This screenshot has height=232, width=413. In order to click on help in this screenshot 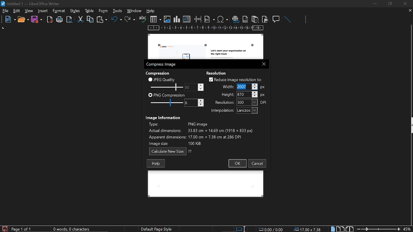, I will do `click(156, 163)`.